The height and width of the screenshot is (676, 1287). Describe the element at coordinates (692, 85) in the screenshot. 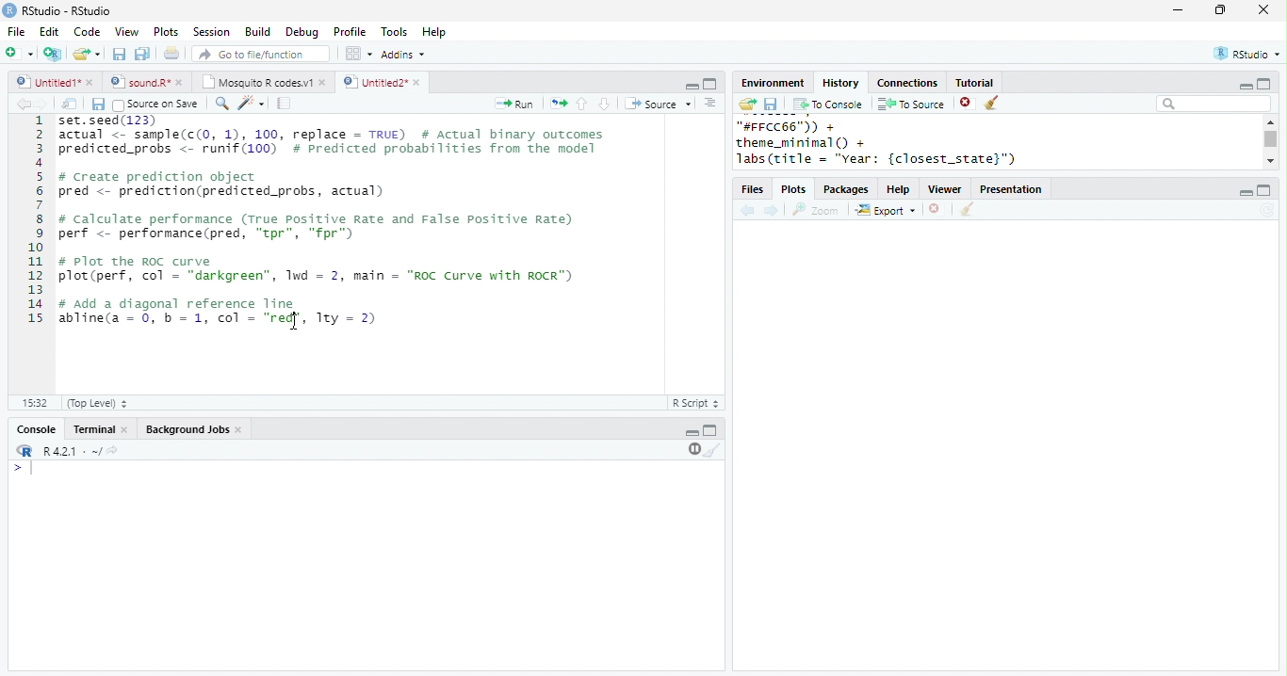

I see `minimize` at that location.